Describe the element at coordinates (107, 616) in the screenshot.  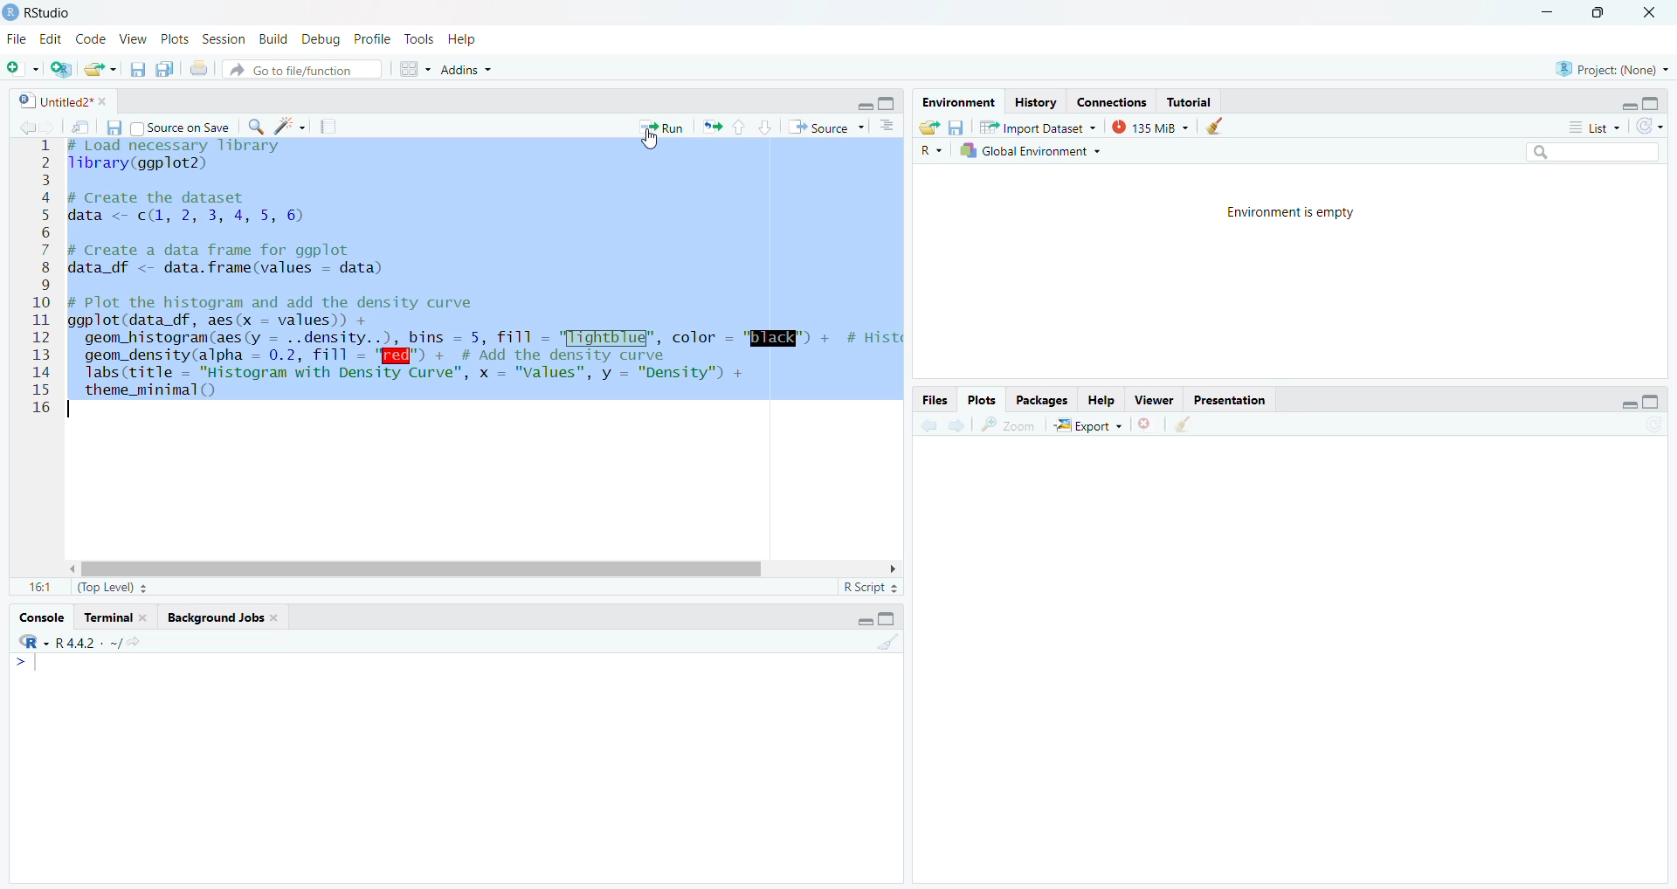
I see `Terminal` at that location.